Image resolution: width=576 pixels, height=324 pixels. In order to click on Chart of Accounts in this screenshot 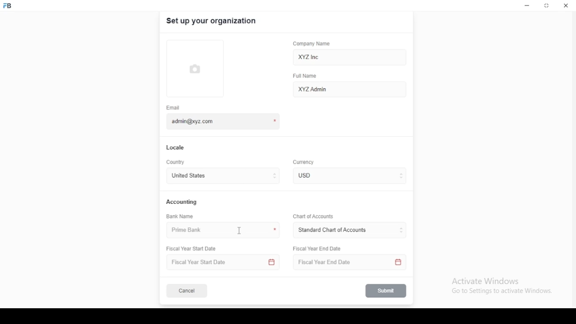, I will do `click(312, 216)`.